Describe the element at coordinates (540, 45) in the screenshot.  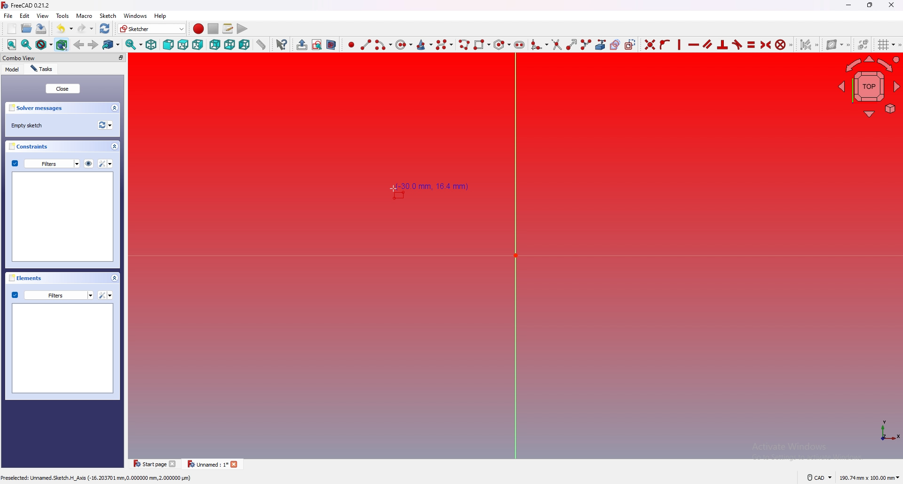
I see `create fillet` at that location.